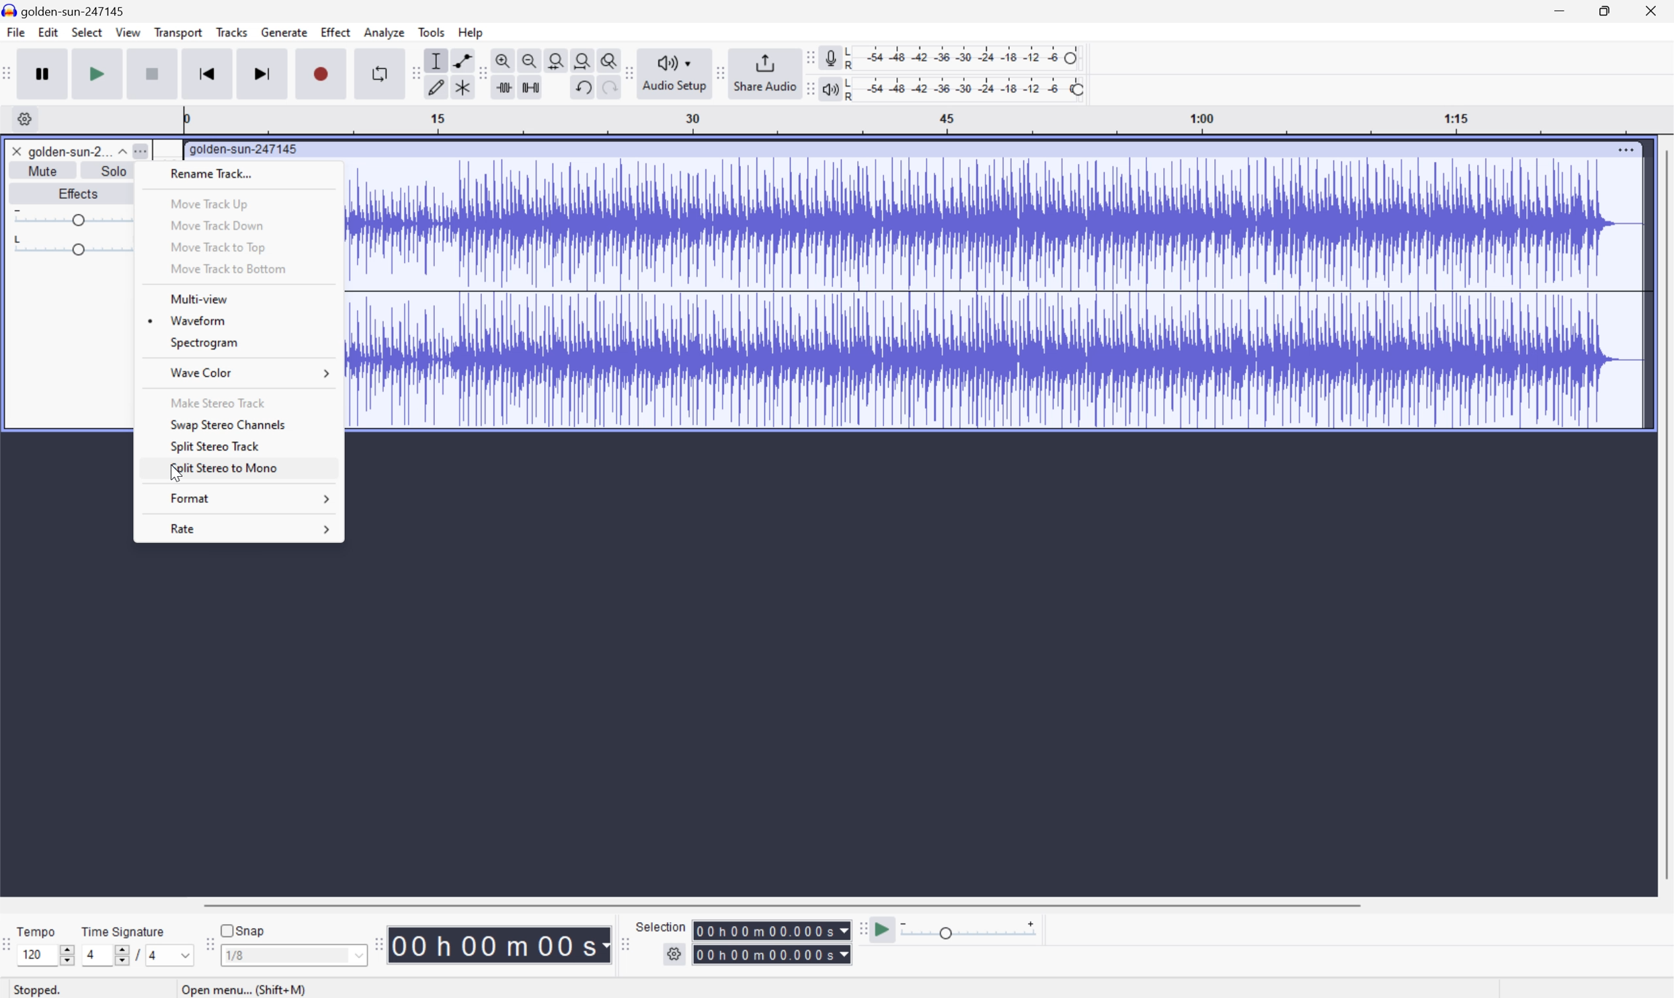 This screenshot has width=1674, height=998. Describe the element at coordinates (675, 954) in the screenshot. I see `settings` at that location.